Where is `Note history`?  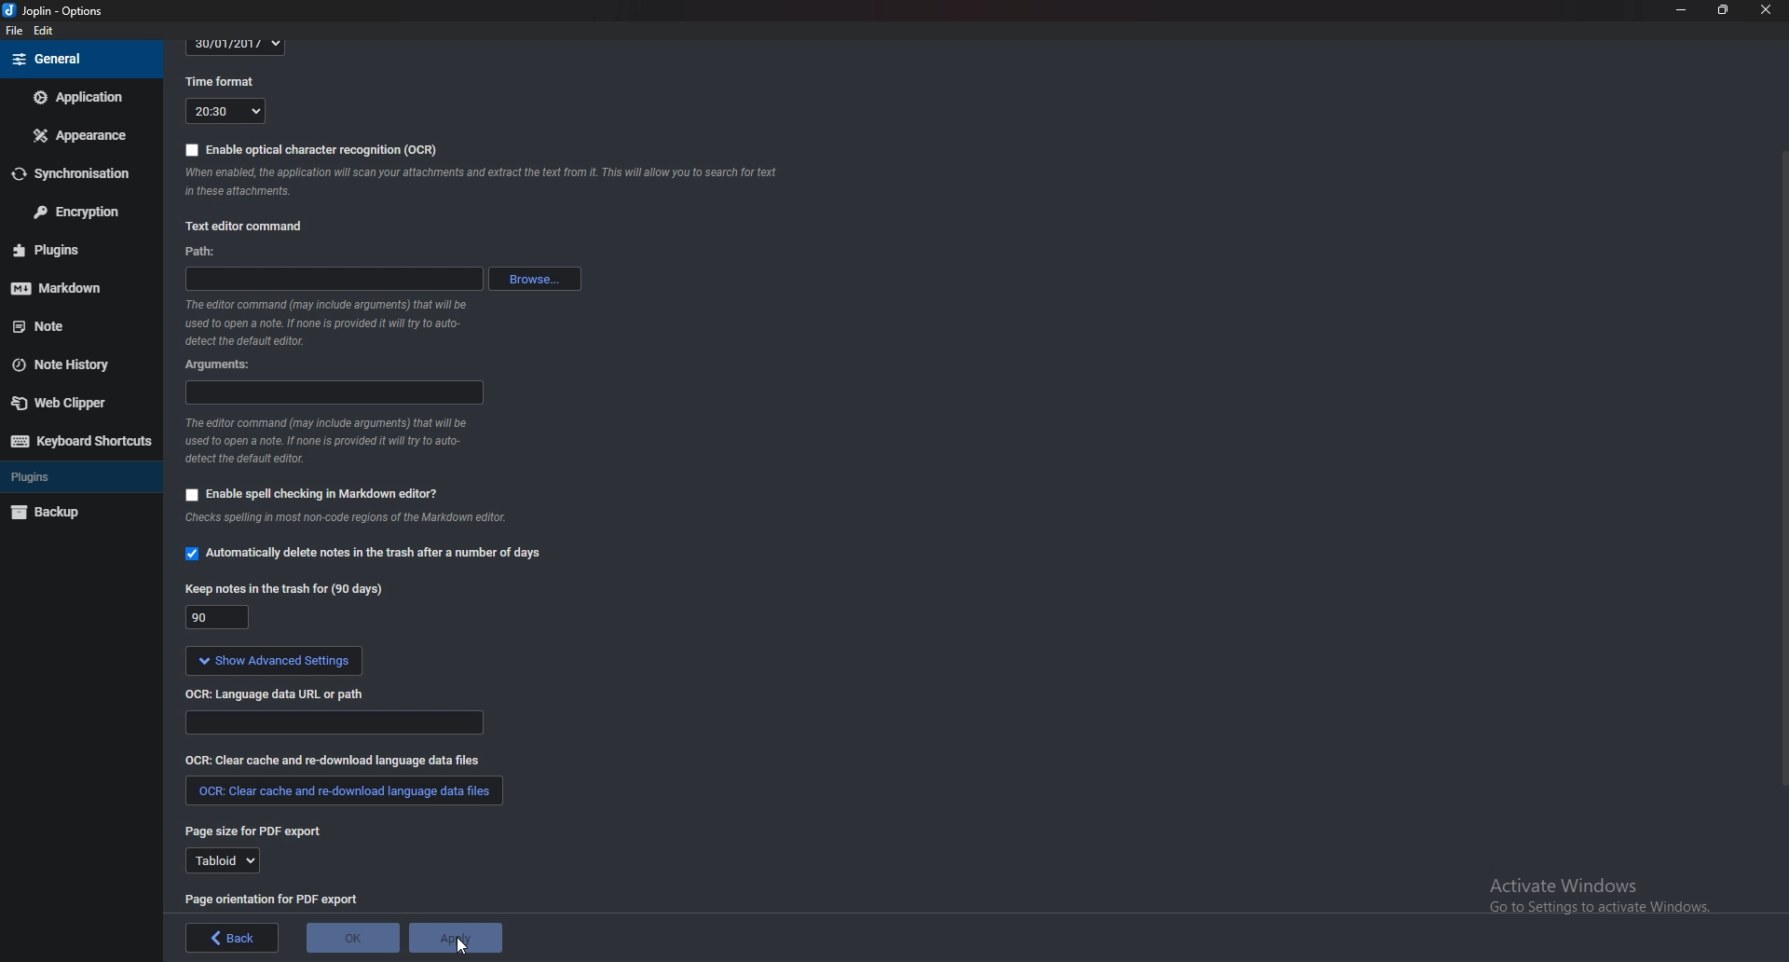 Note history is located at coordinates (70, 366).